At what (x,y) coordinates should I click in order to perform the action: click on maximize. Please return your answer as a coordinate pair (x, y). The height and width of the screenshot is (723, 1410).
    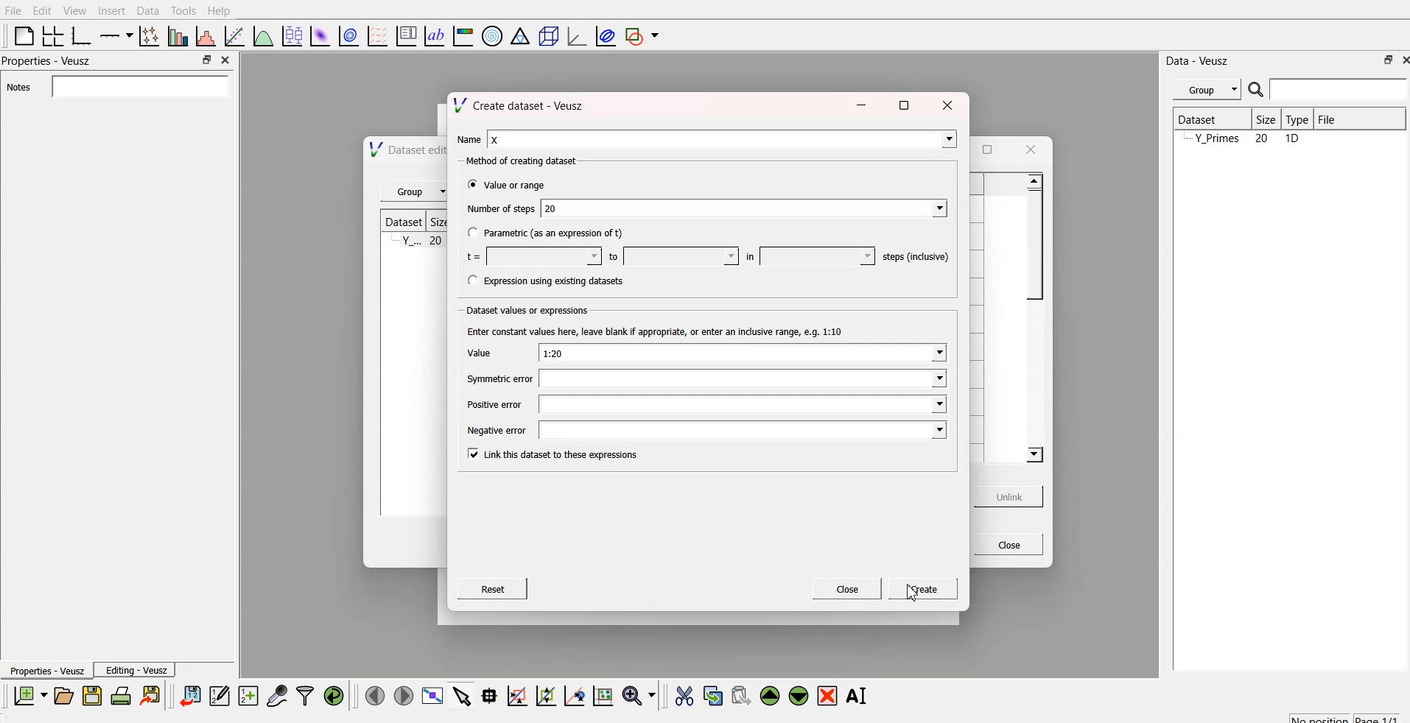
    Looking at the image, I should click on (902, 105).